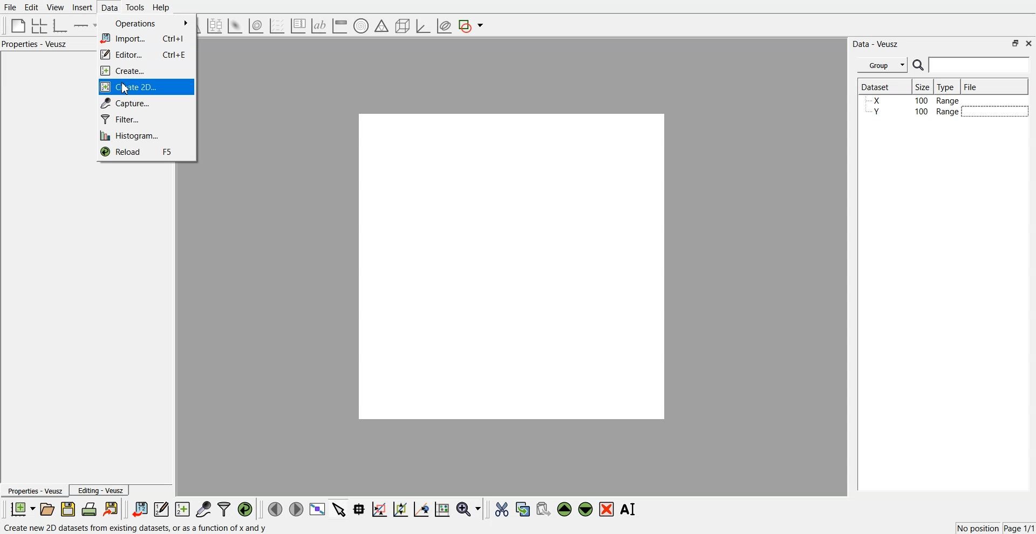 This screenshot has height=534, width=1036. I want to click on X 100 Range, so click(914, 100).